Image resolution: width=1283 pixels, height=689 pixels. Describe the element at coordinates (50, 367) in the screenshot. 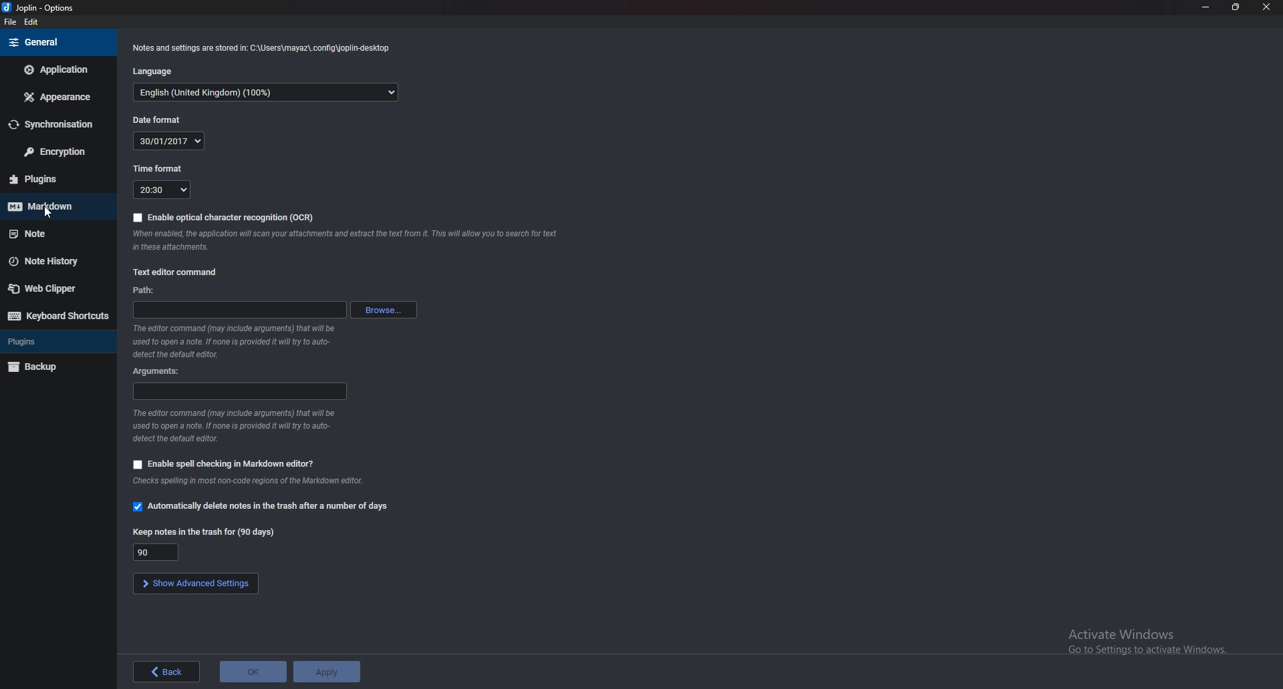

I see `backup` at that location.